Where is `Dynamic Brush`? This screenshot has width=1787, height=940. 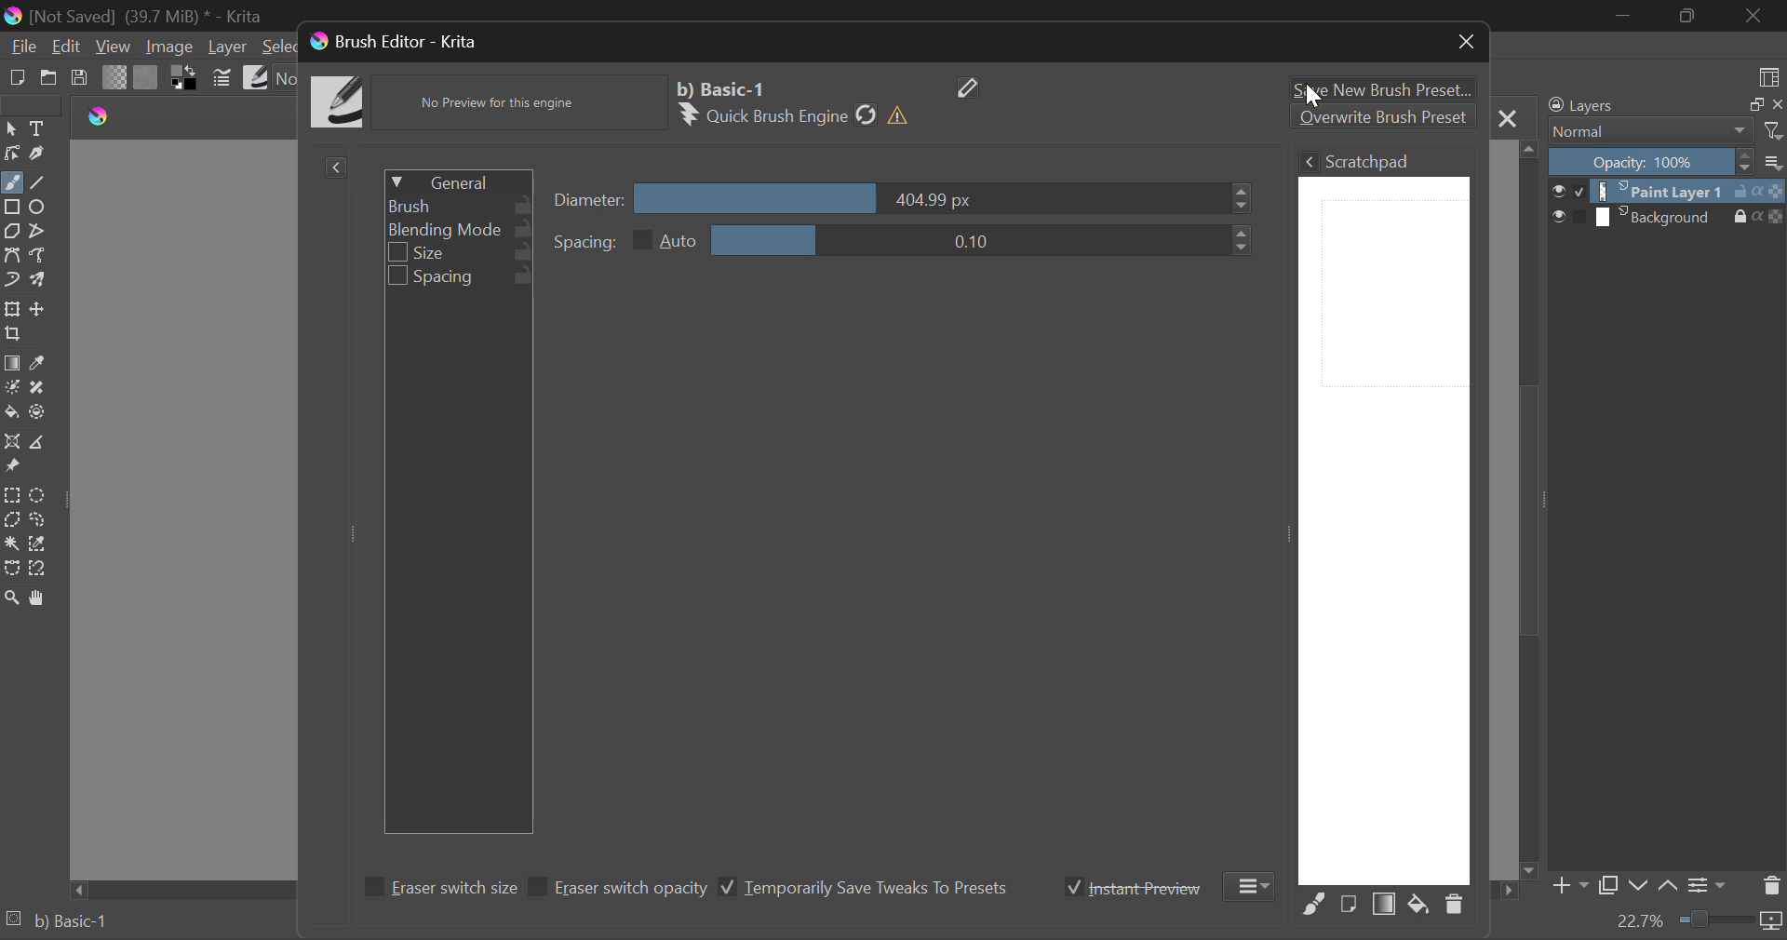 Dynamic Brush is located at coordinates (11, 280).